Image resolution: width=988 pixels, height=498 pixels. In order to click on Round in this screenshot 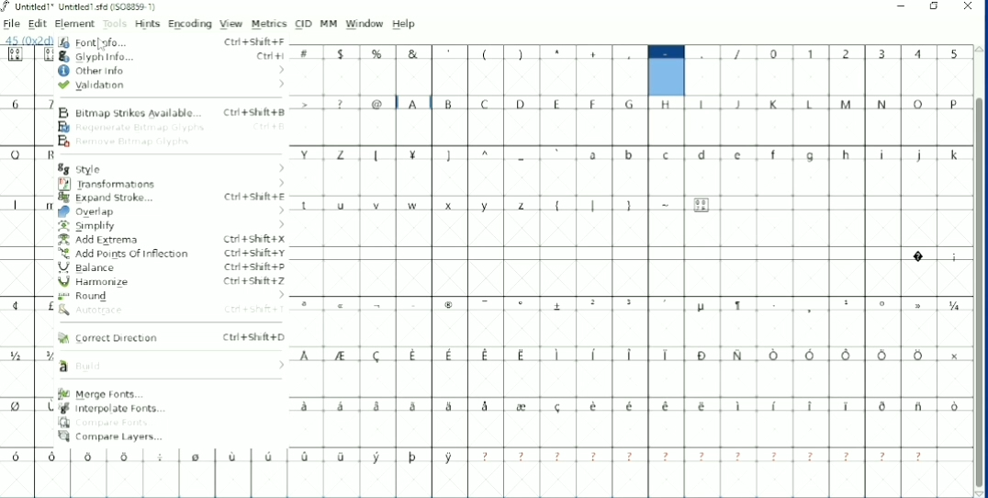, I will do `click(169, 297)`.